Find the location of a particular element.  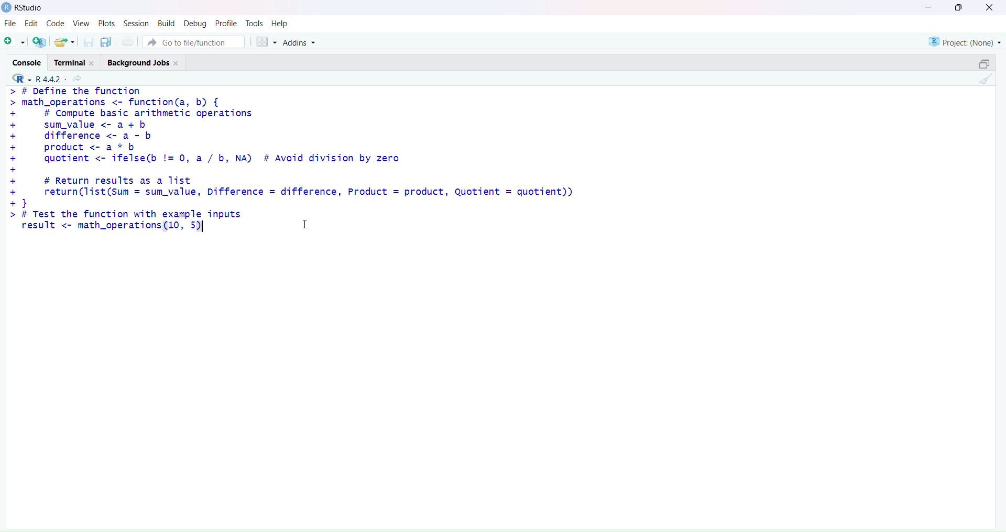

- # Define the function
~ math_operations <- function(a, b) {
- # Compute basic arithmetic operations
- sum_value <- a + b
- difference <- a - b
- product <- a * b
- quotient <- ifelse(b != 0, a / b, NA) # Avoid division by zero
)
- # Return results as a Tist
- return(1ist(Sum = sum_value, Difference = difference, Product = product, Quotient = quotient))
3
- # Test the function with example inputs
result <- math_operations (10, 5)| I is located at coordinates (289, 164).